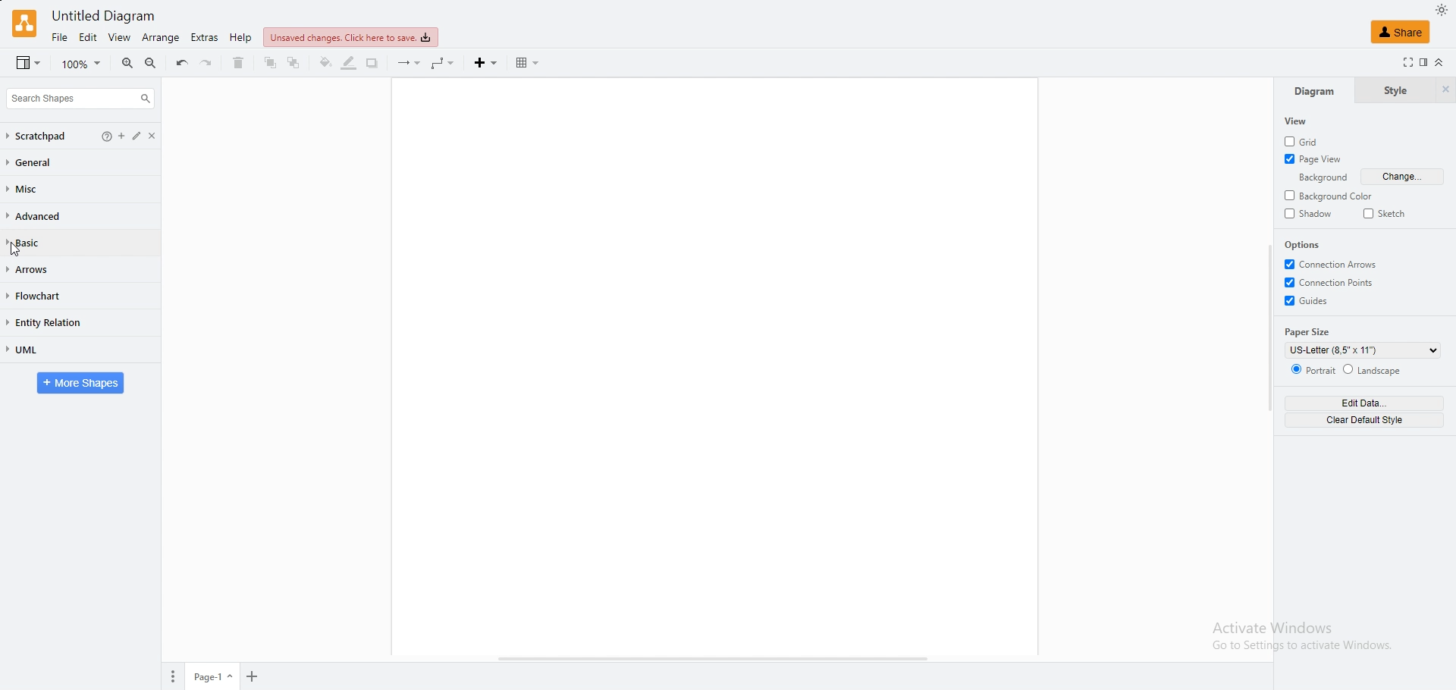 The height and width of the screenshot is (690, 1456). What do you see at coordinates (1300, 640) in the screenshot?
I see `Activate Windows
Go to Settings to activate Windows.` at bounding box center [1300, 640].